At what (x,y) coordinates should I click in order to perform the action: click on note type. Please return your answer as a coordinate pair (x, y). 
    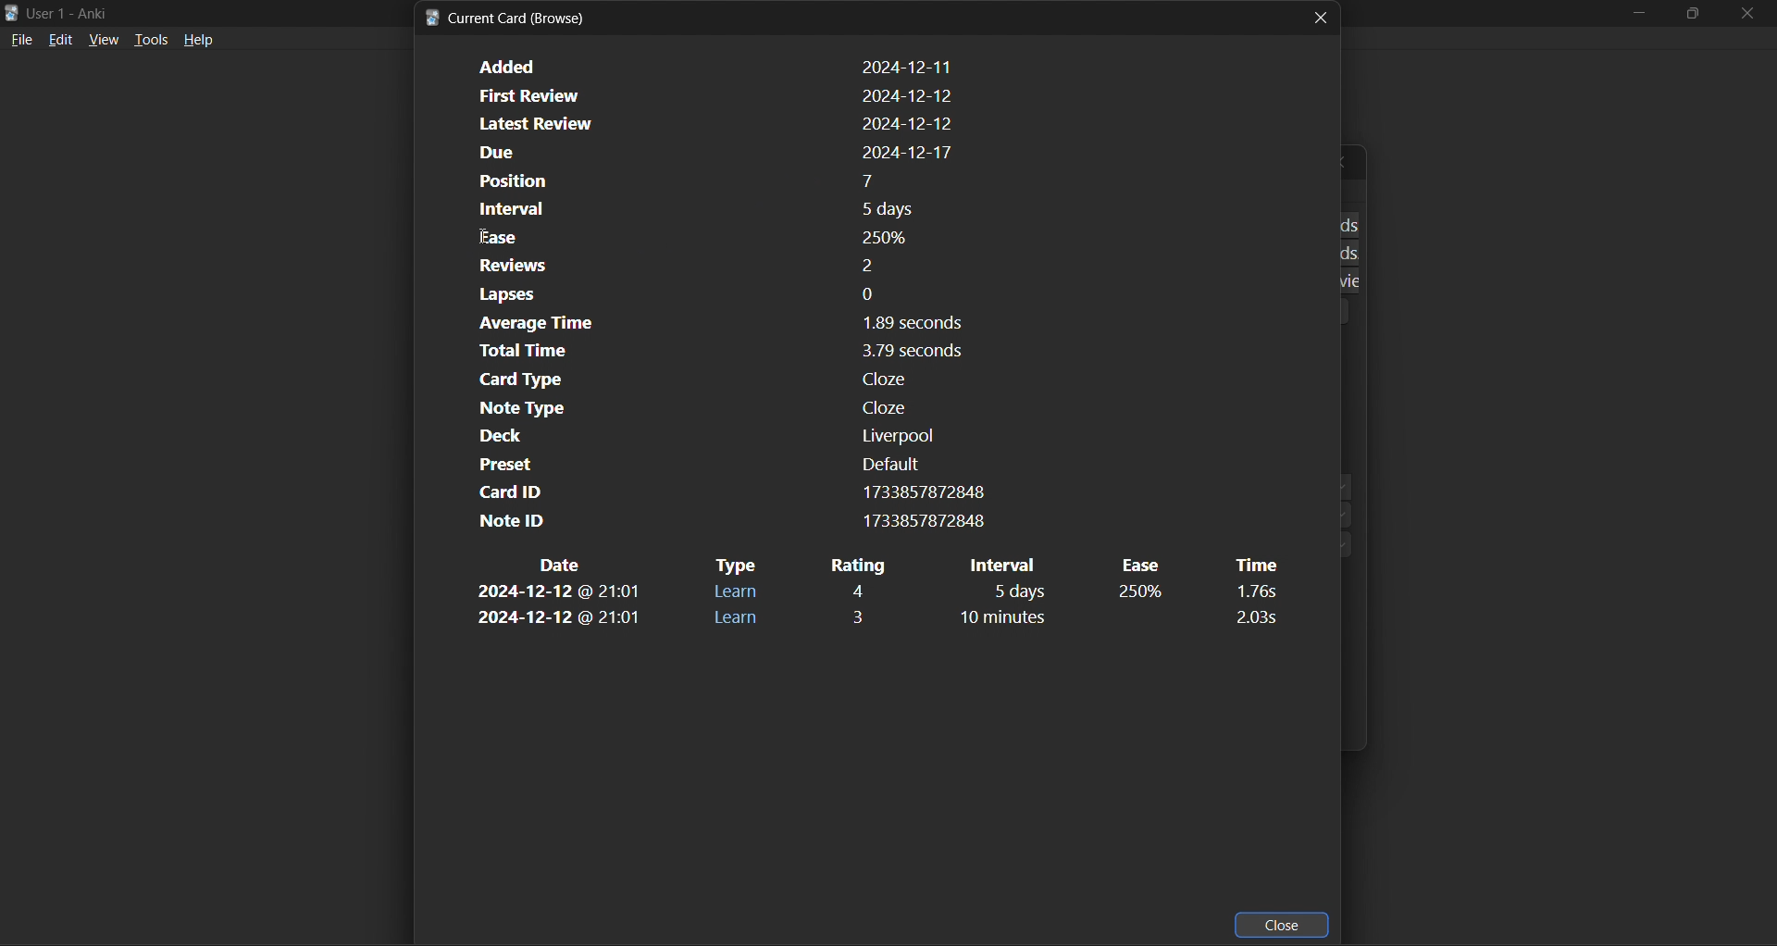
    Looking at the image, I should click on (705, 408).